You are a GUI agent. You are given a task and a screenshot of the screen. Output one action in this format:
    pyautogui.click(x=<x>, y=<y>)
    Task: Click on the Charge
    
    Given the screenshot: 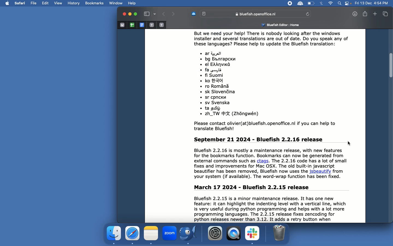 What is the action you would take?
    pyautogui.click(x=311, y=4)
    